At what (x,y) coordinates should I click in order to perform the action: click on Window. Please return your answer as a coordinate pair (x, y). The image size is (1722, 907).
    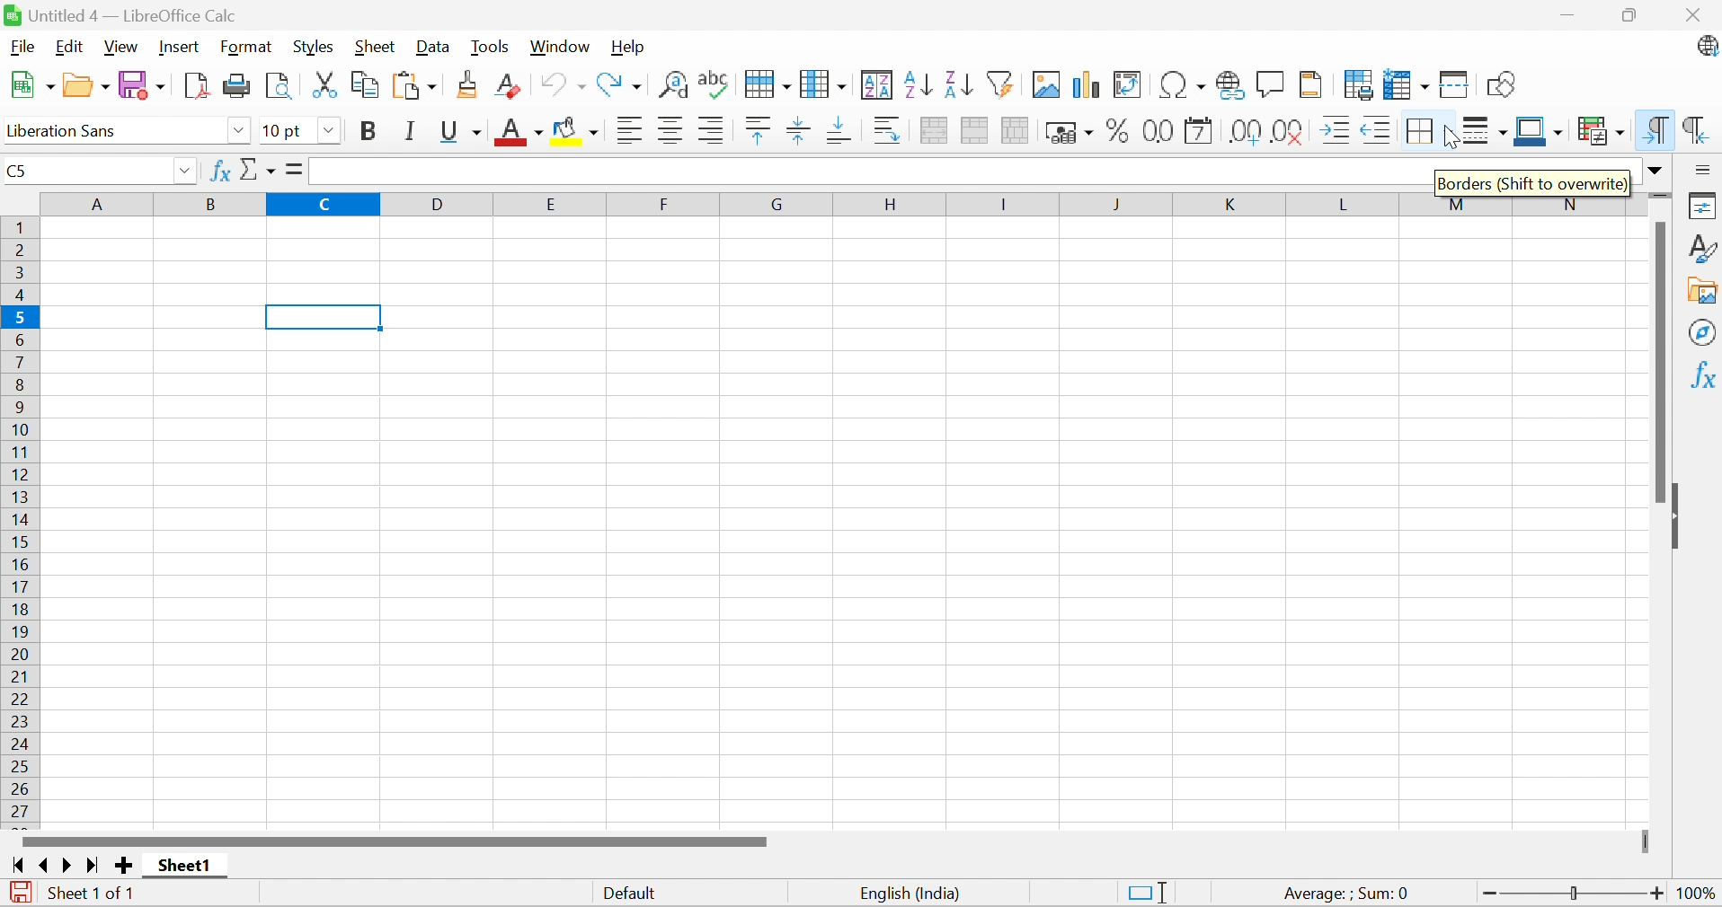
    Looking at the image, I should click on (560, 46).